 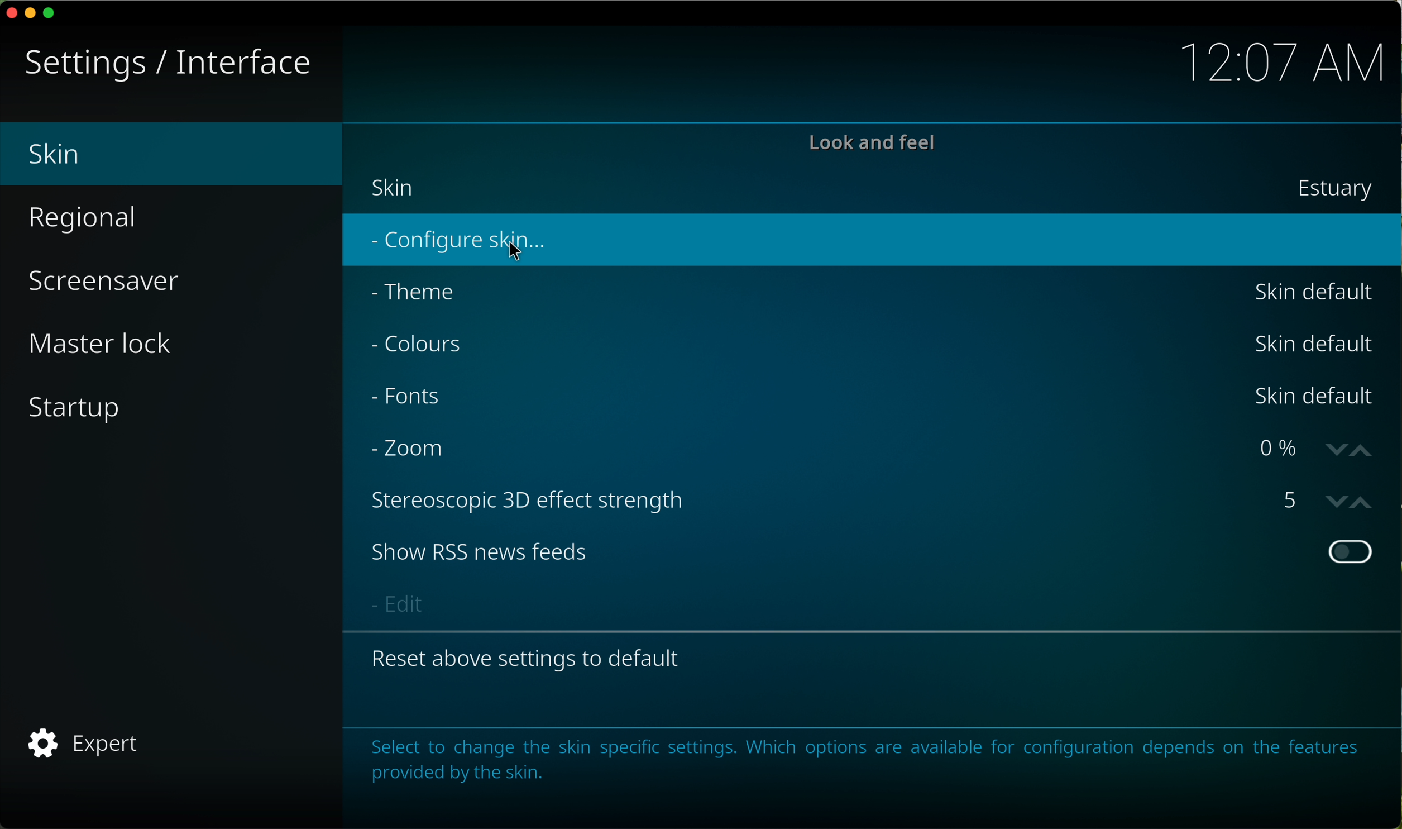 I want to click on master lock, so click(x=101, y=345).